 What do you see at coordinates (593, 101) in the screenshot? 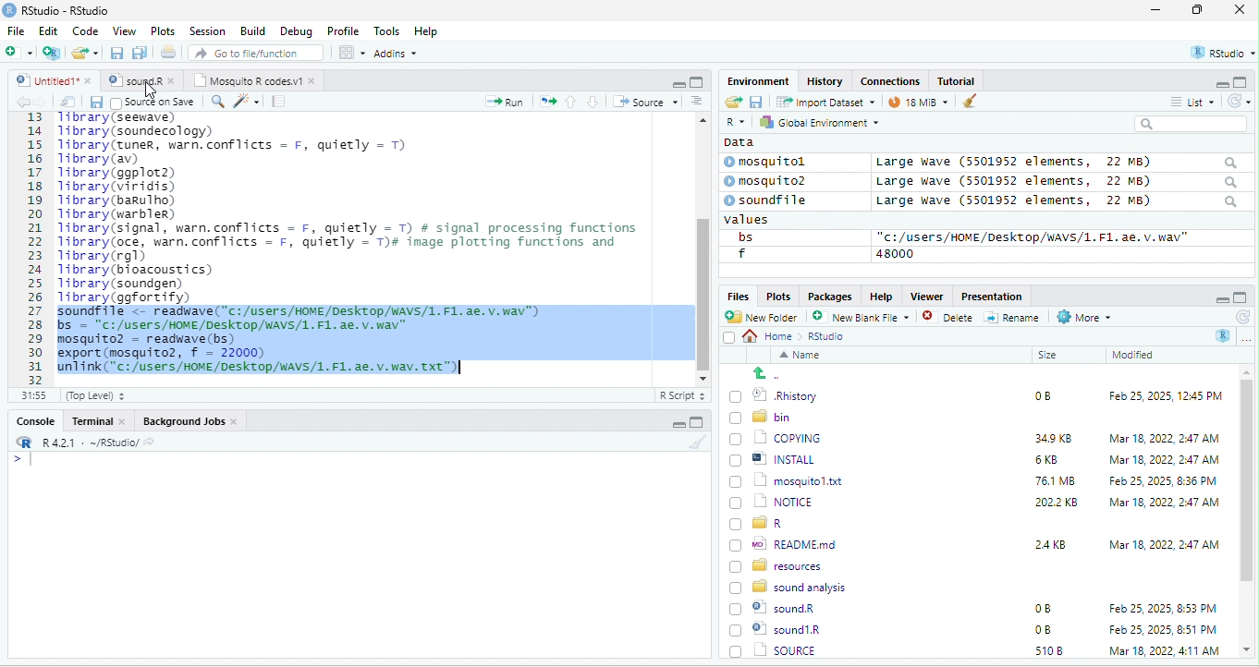
I see `down` at bounding box center [593, 101].